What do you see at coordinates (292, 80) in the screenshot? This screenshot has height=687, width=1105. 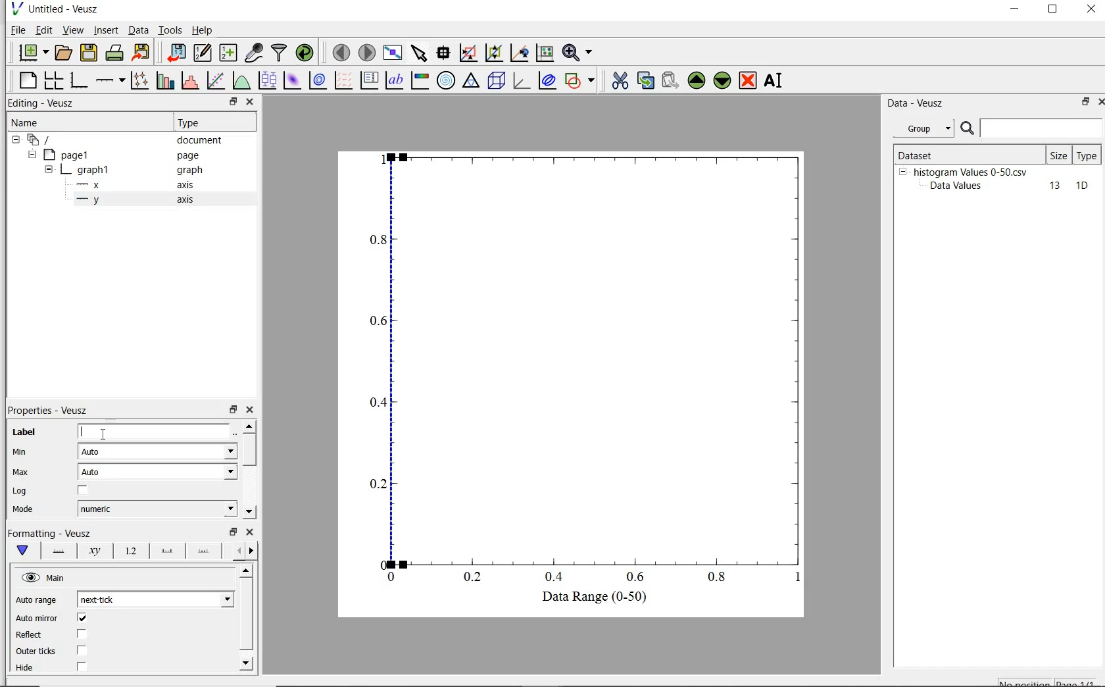 I see `plot 2d dataset as an image` at bounding box center [292, 80].